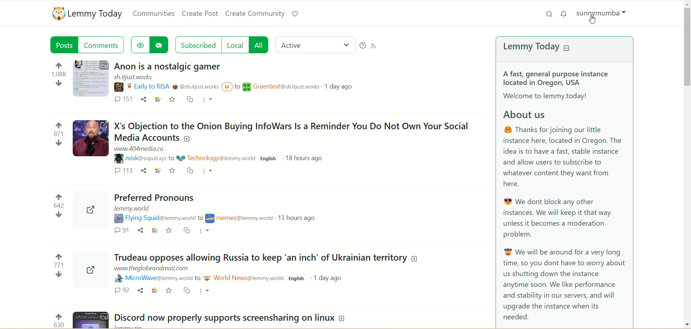  What do you see at coordinates (134, 77) in the screenshot?
I see `URL` at bounding box center [134, 77].